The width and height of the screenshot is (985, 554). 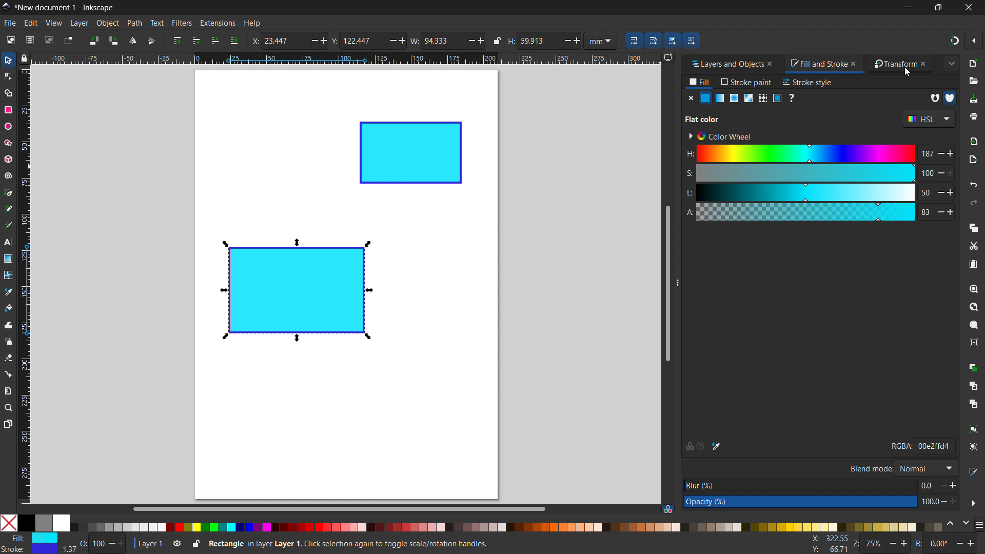 I want to click on text, so click(x=156, y=23).